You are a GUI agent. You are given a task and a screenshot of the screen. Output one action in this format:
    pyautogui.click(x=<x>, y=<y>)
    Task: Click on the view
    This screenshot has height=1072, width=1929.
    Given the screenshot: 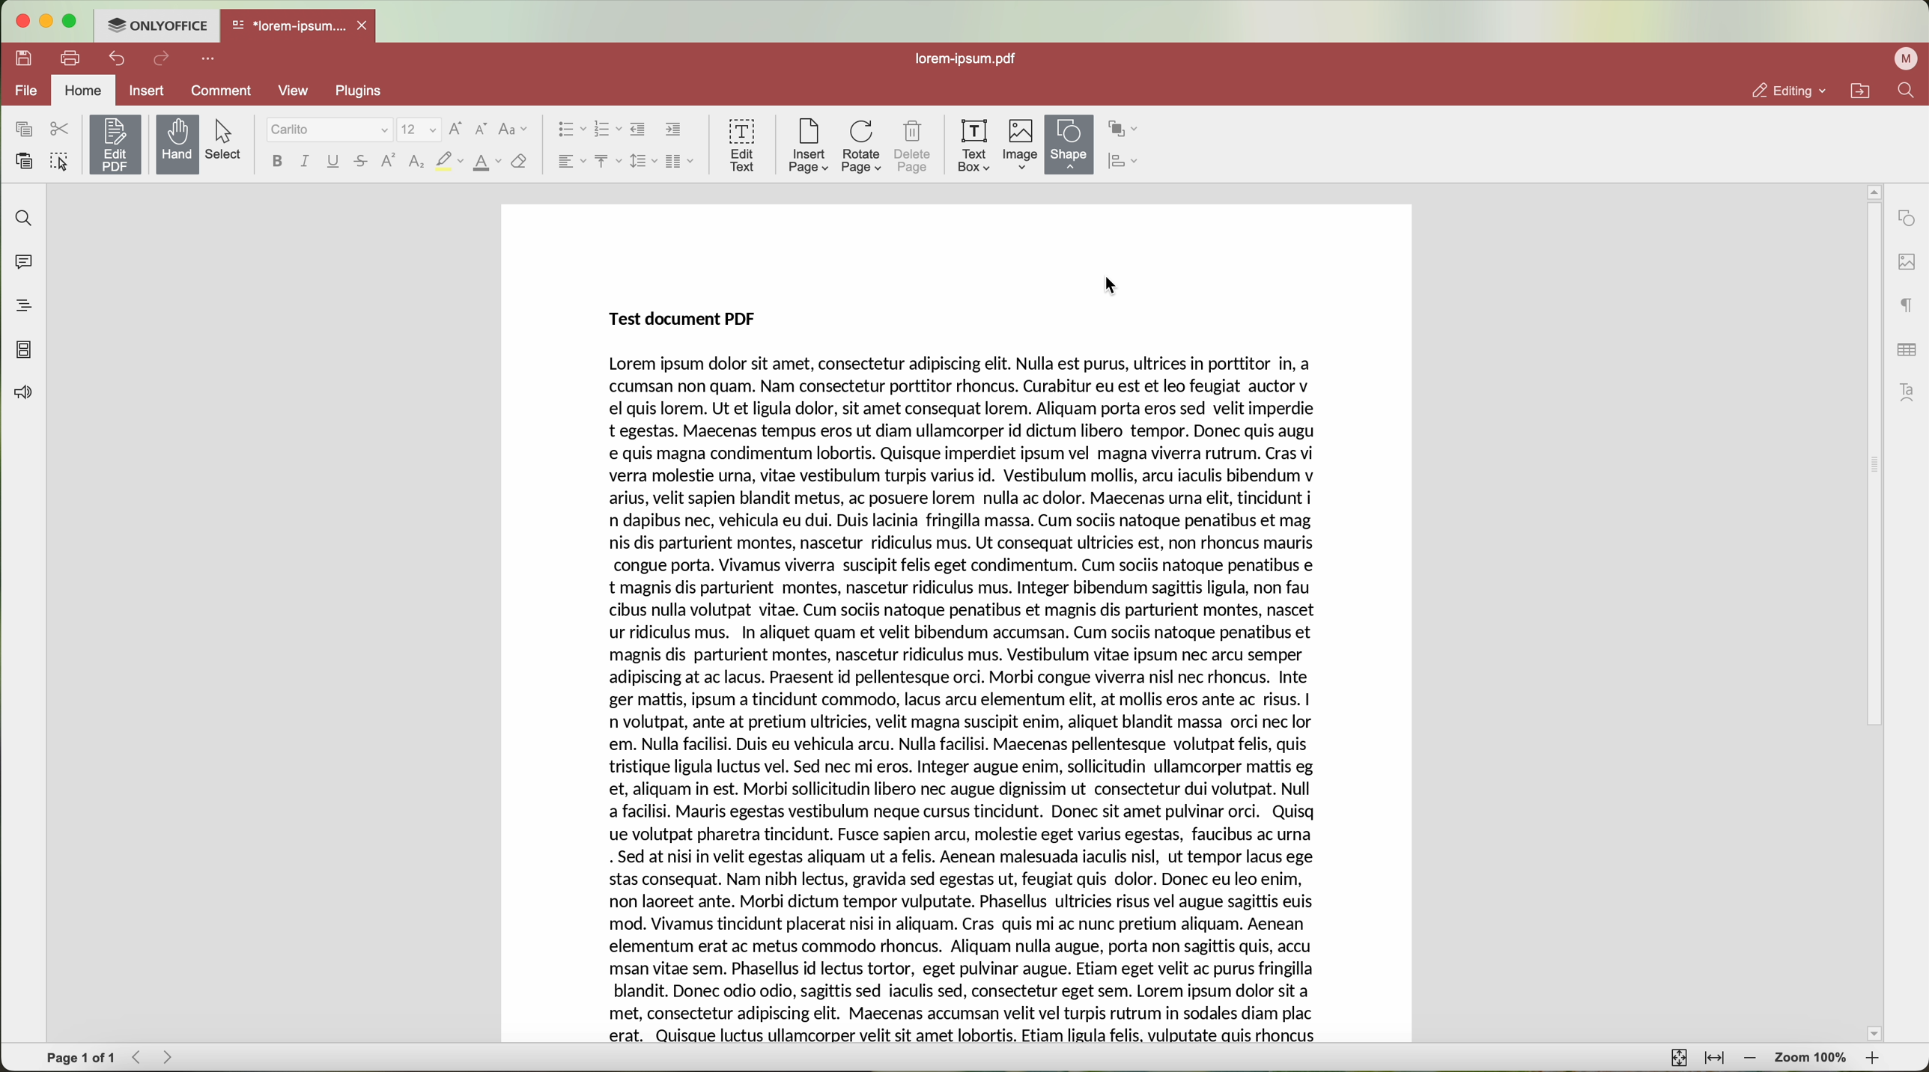 What is the action you would take?
    pyautogui.click(x=294, y=89)
    